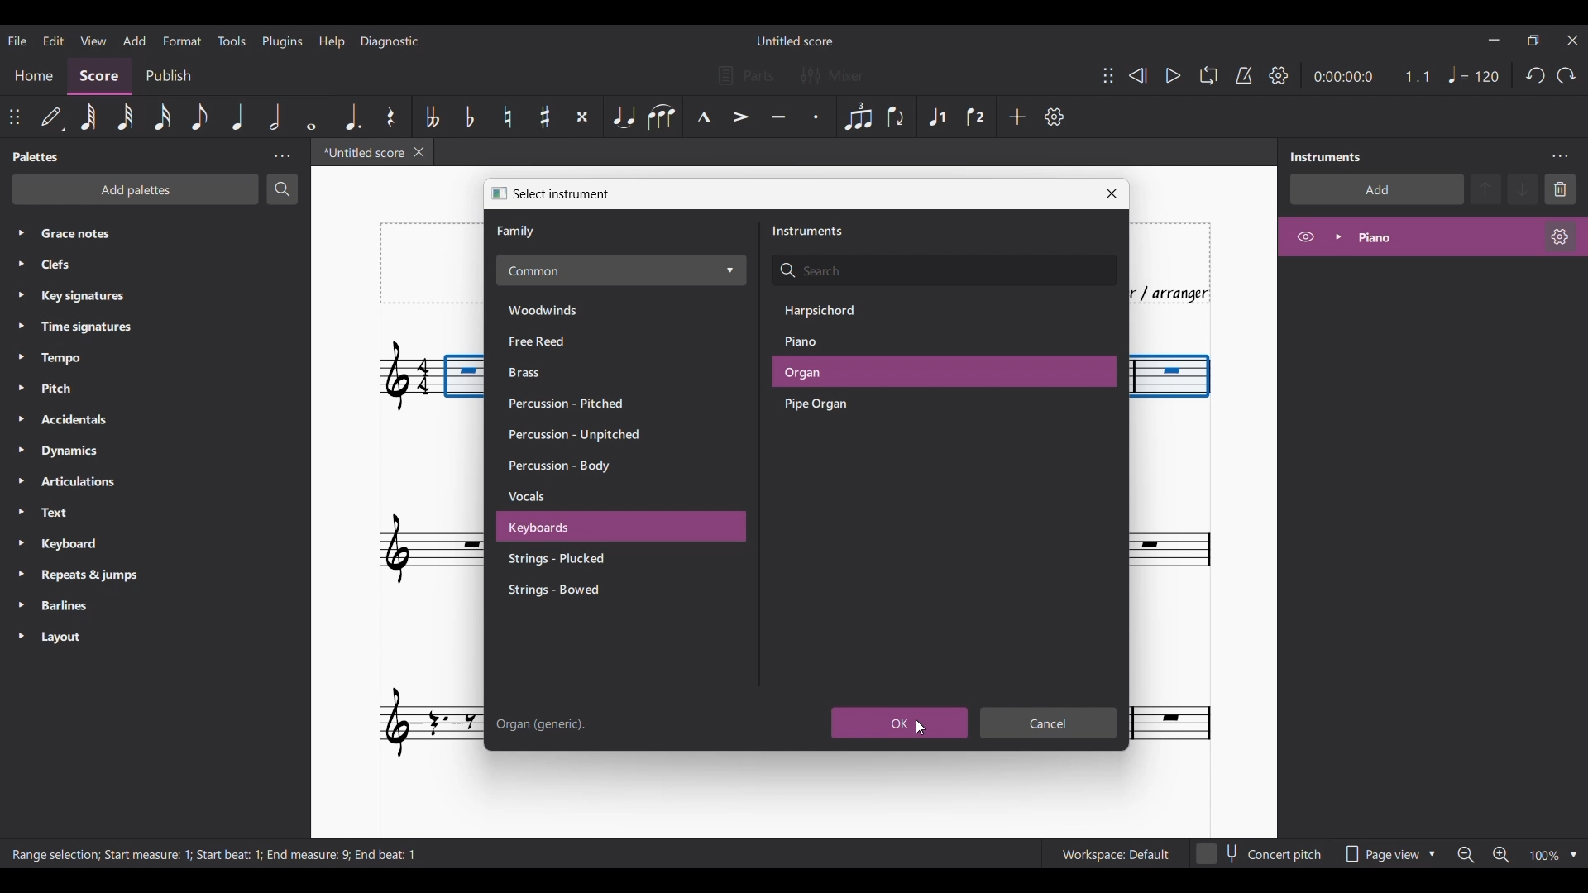  Describe the element at coordinates (218, 854) in the screenshot. I see `Description of current selection` at that location.